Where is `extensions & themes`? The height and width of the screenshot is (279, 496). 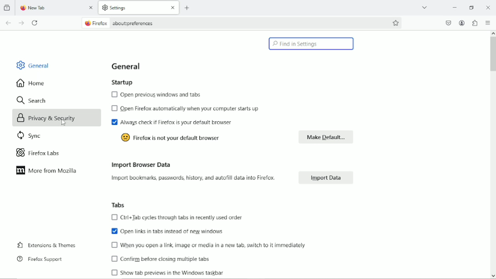
extensions & themes is located at coordinates (45, 244).